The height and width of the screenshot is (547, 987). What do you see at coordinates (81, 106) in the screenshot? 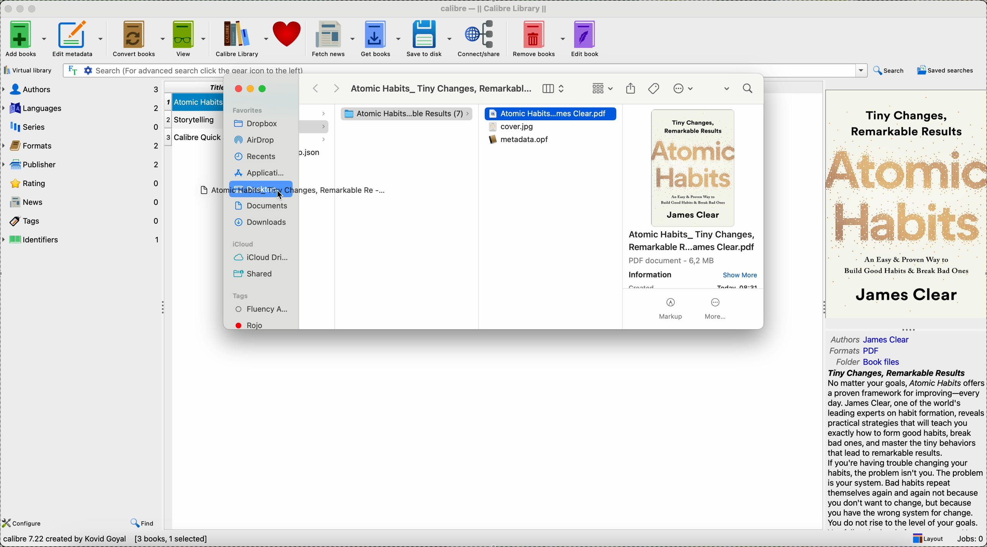
I see `languages` at bounding box center [81, 106].